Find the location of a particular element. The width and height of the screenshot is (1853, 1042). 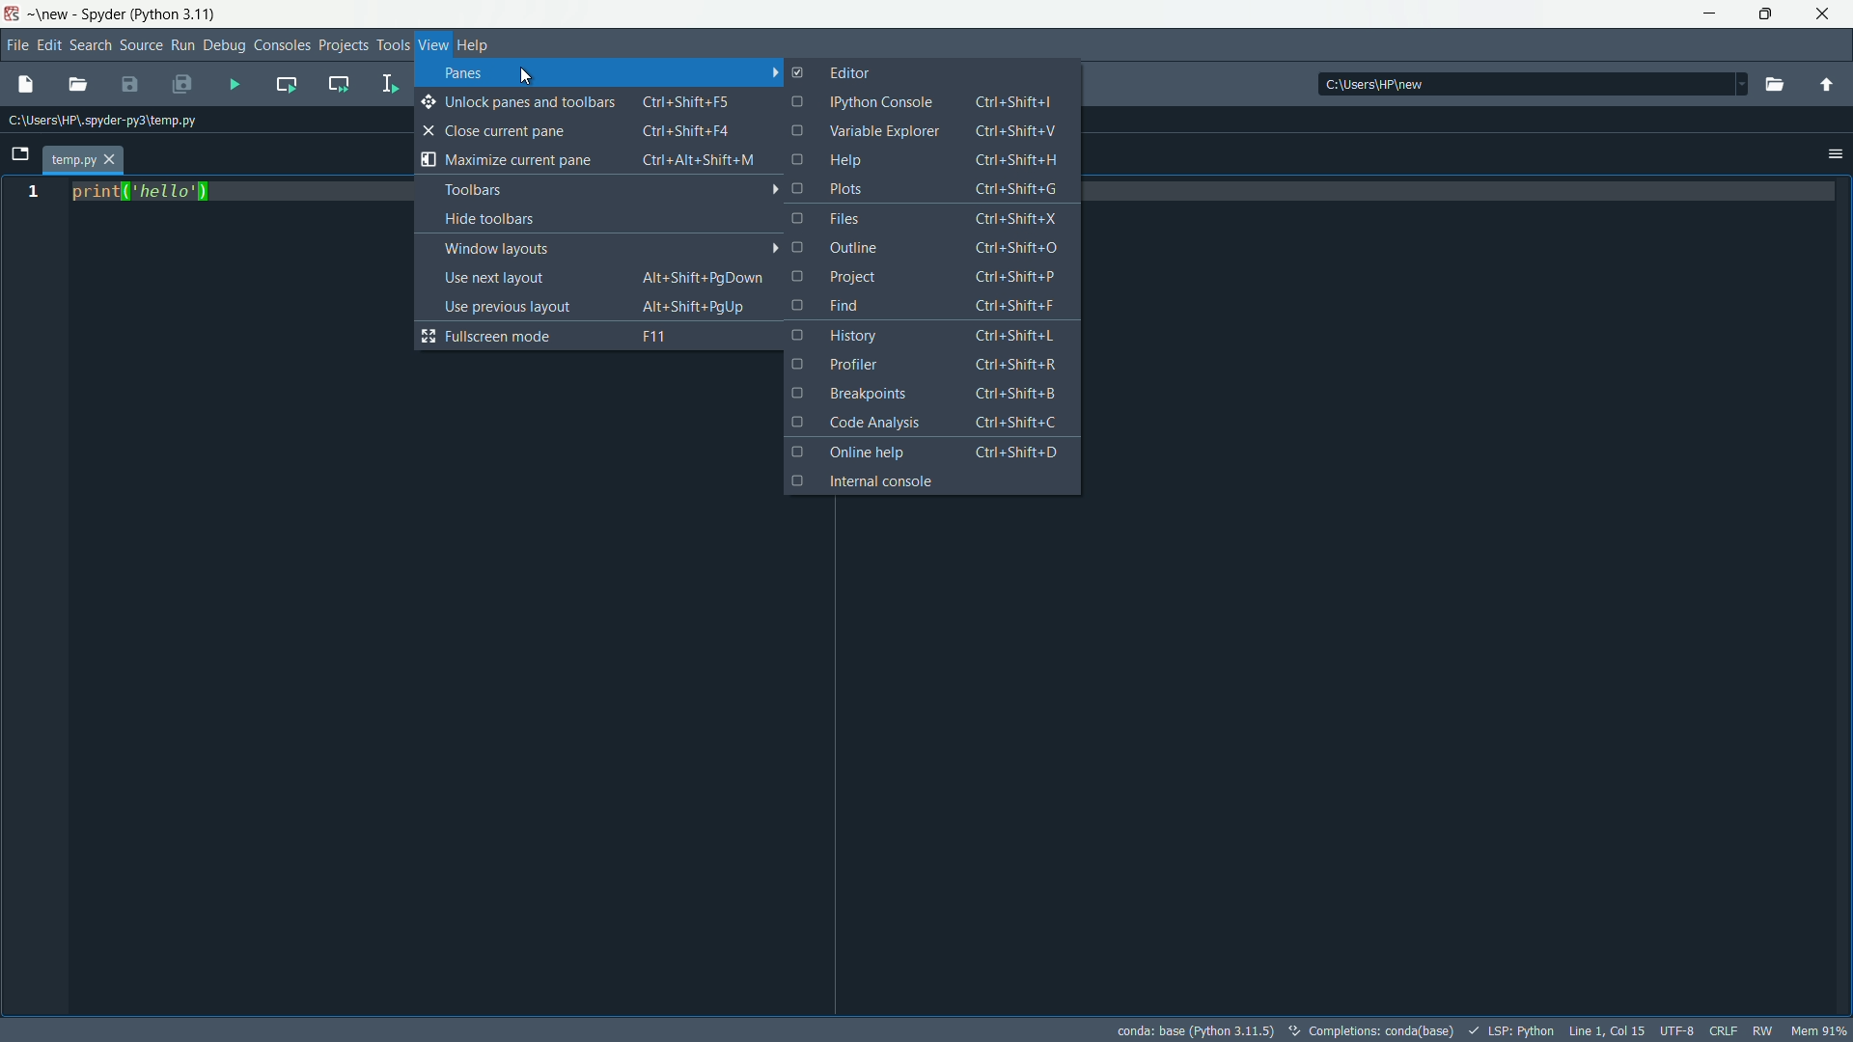

profiler is located at coordinates (922, 364).